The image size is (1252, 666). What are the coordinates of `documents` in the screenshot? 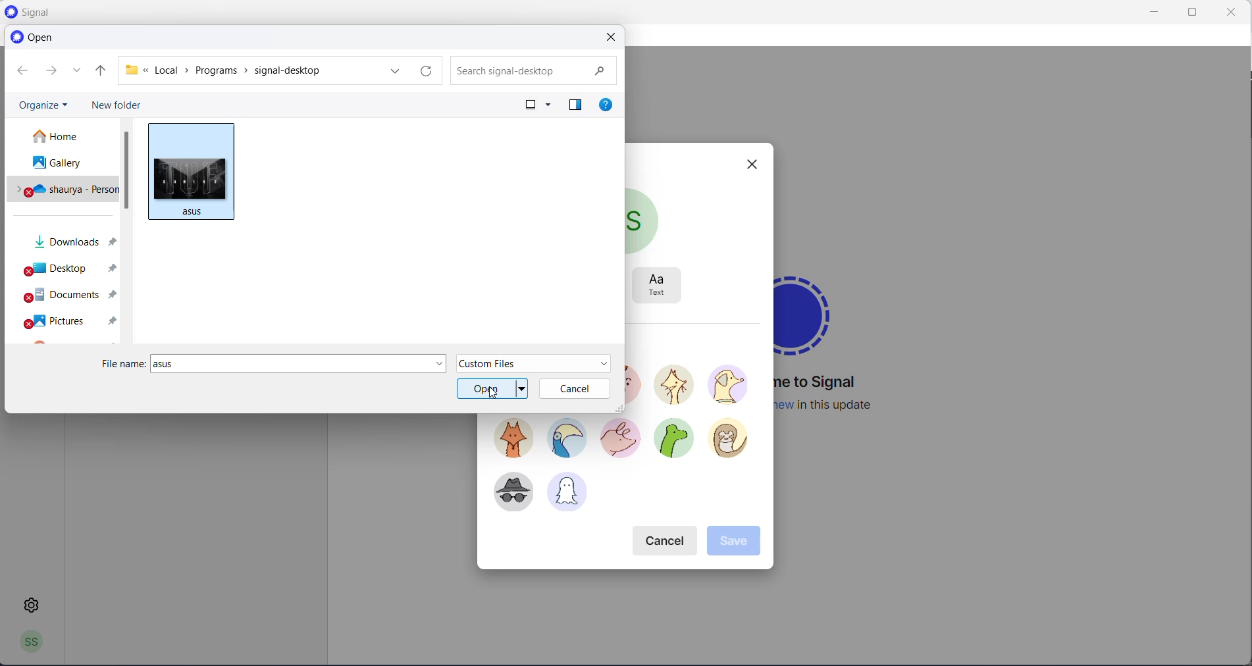 It's located at (75, 296).